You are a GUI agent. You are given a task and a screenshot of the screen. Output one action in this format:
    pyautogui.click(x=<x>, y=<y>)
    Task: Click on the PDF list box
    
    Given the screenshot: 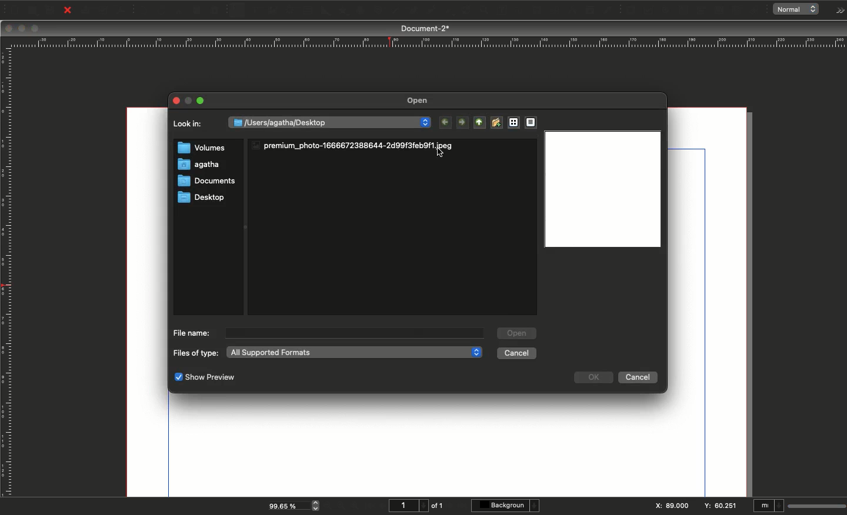 What is the action you would take?
    pyautogui.click(x=719, y=11)
    